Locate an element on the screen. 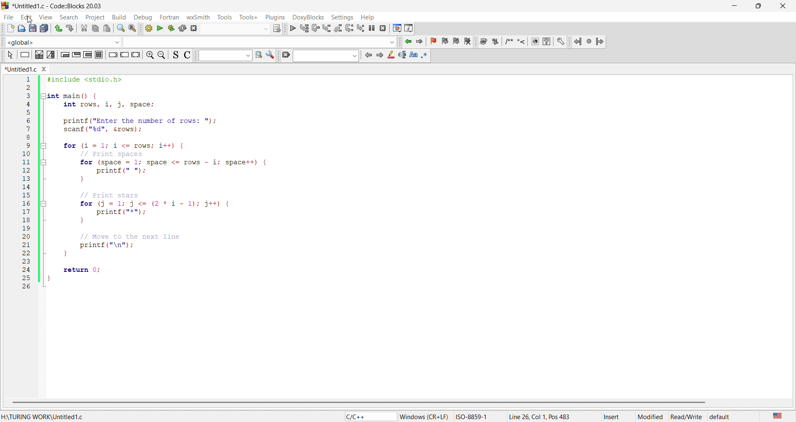 This screenshot has height=422, width=796. maximize/resize is located at coordinates (761, 5).